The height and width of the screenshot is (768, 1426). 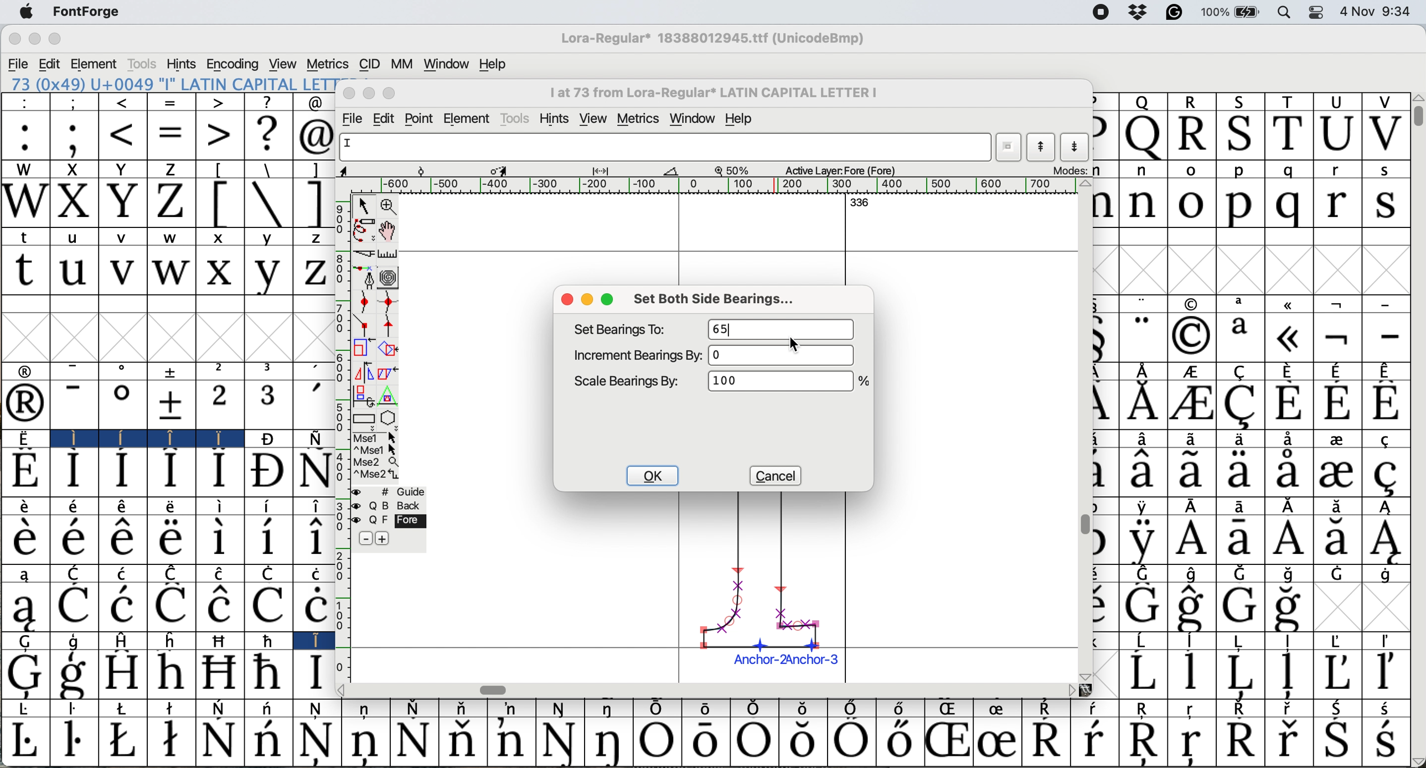 I want to click on add a curve point horizontally or vertically, so click(x=387, y=302).